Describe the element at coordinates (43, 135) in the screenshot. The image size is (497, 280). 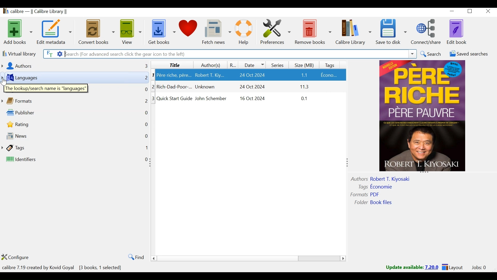
I see `News` at that location.